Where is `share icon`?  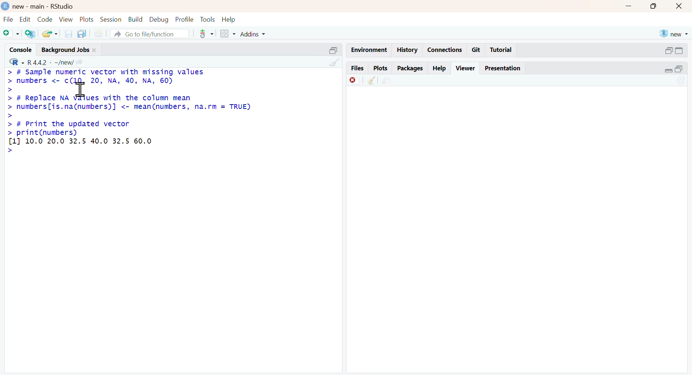
share icon is located at coordinates (79, 62).